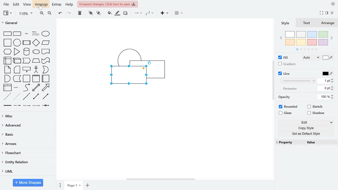  What do you see at coordinates (17, 61) in the screenshot?
I see `cube` at bounding box center [17, 61].